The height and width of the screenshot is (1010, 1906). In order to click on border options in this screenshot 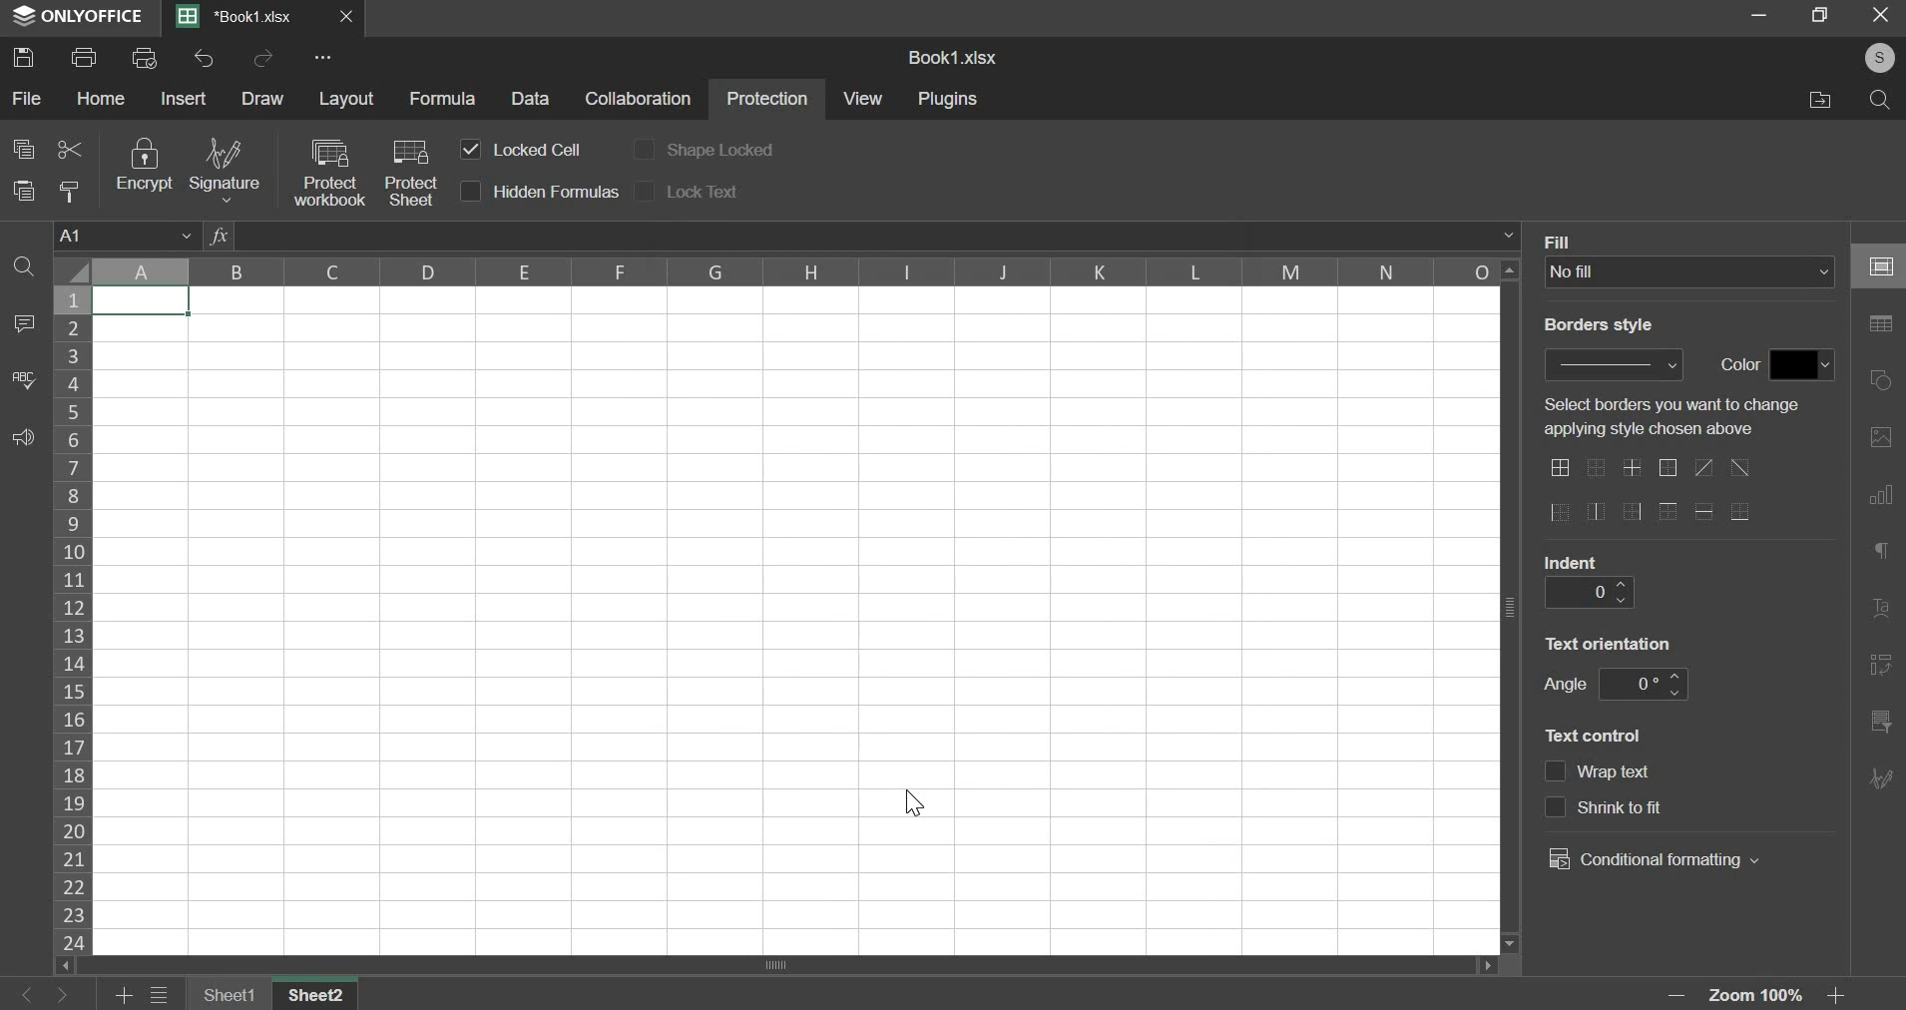, I will do `click(1668, 513)`.